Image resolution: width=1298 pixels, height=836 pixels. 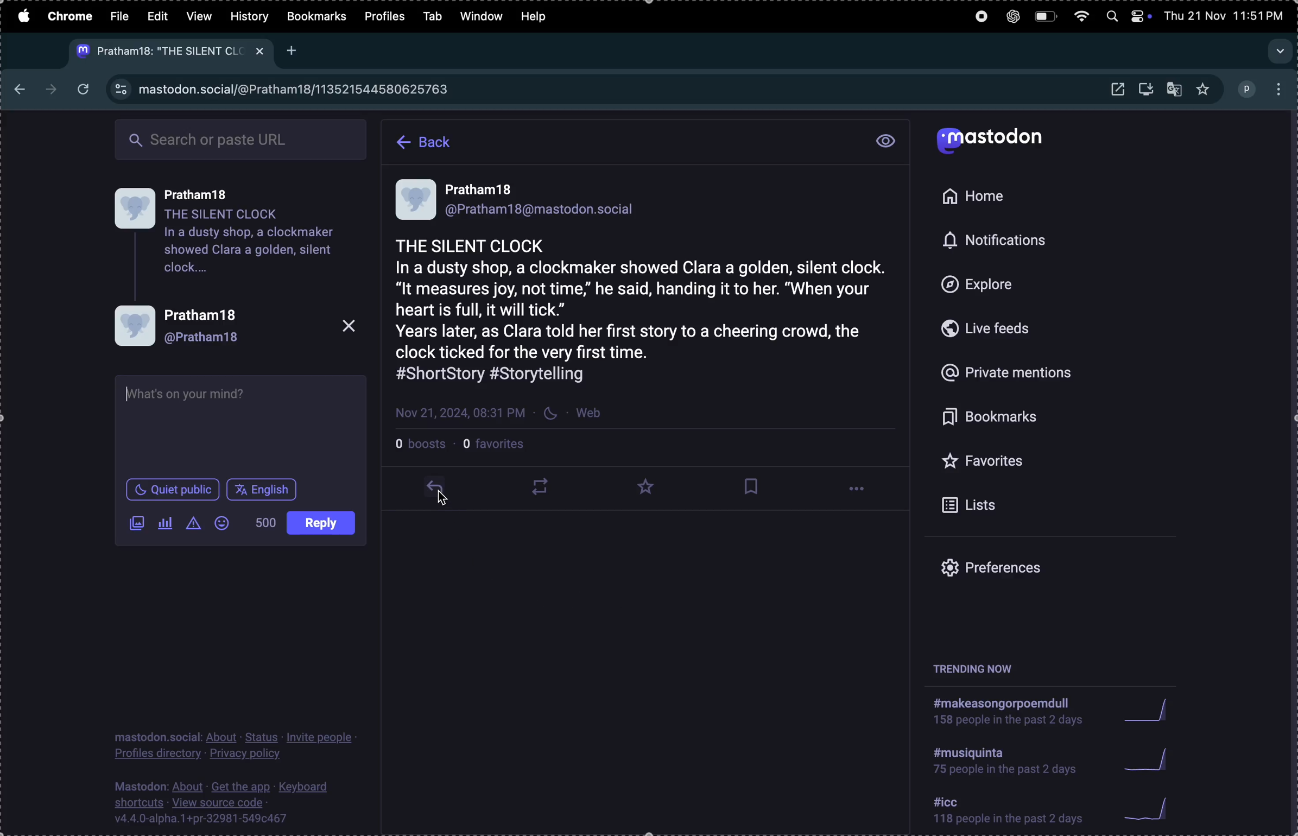 What do you see at coordinates (1010, 759) in the screenshot?
I see `hashtag` at bounding box center [1010, 759].